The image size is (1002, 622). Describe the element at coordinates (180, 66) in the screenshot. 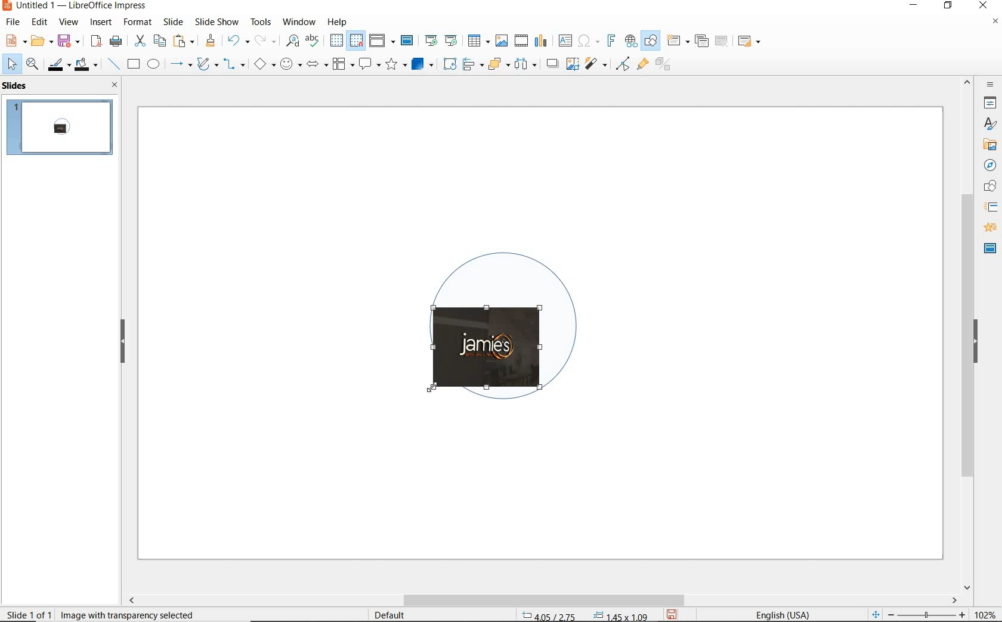

I see `lines & arrows` at that location.